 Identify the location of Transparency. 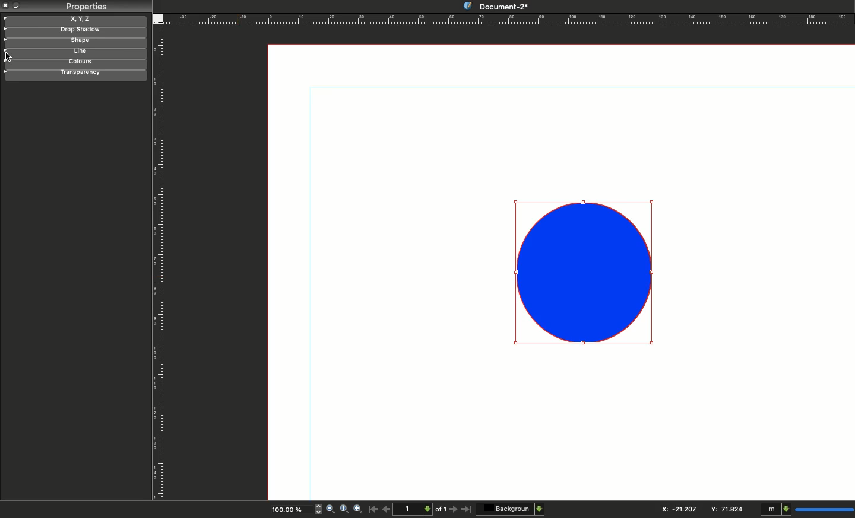
(73, 73).